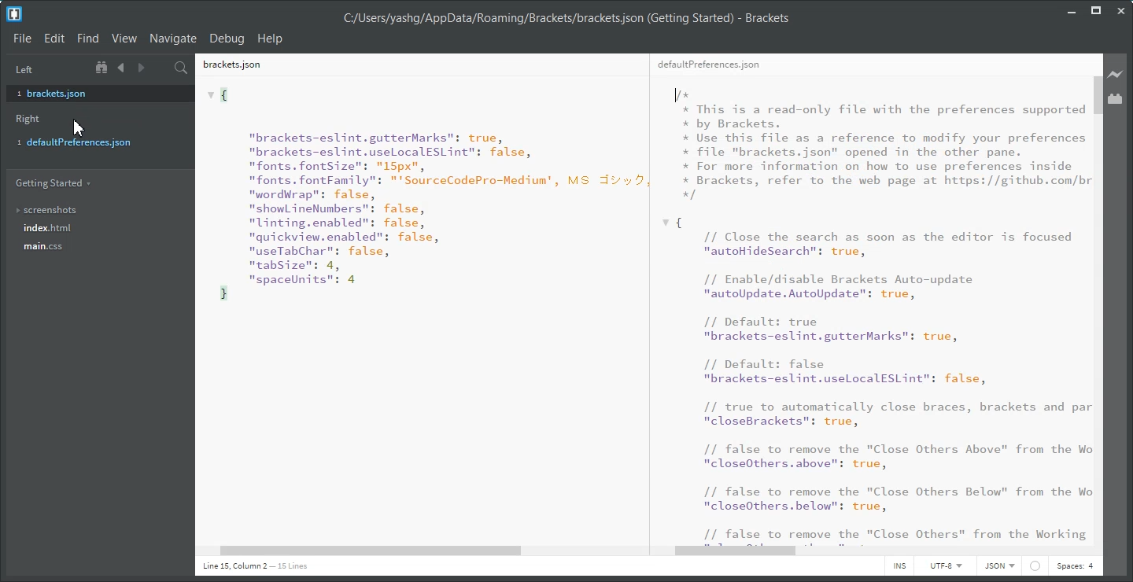 The image size is (1133, 582). What do you see at coordinates (181, 68) in the screenshot?
I see `Find in File` at bounding box center [181, 68].